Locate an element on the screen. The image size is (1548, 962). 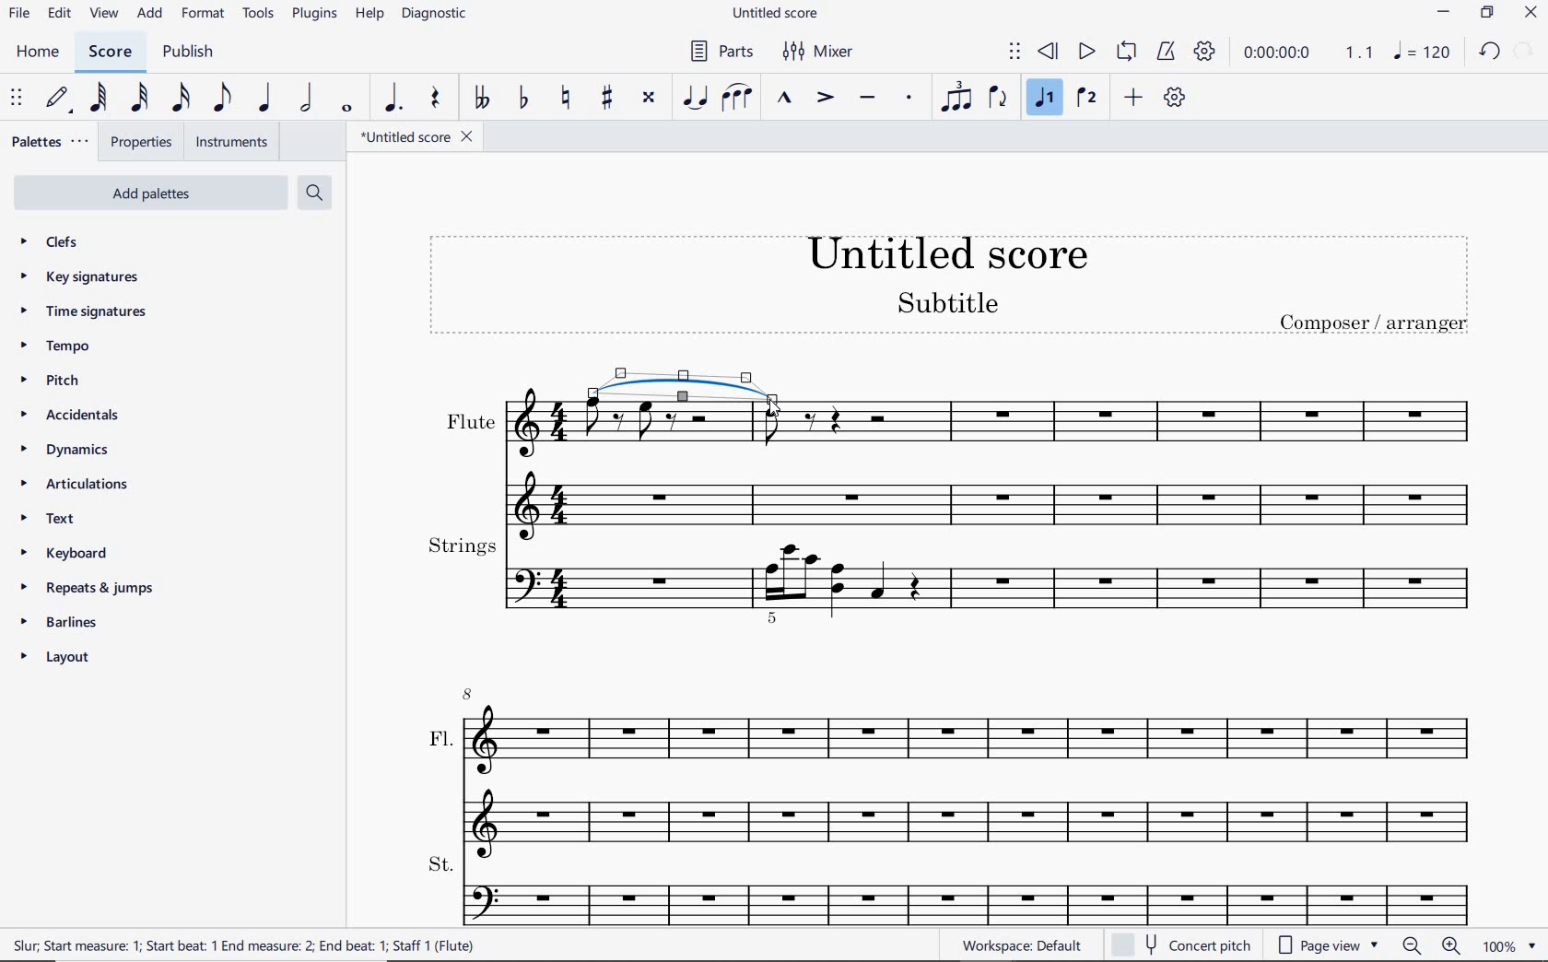
TOGGLE DOUBLE-SHARP is located at coordinates (650, 99).